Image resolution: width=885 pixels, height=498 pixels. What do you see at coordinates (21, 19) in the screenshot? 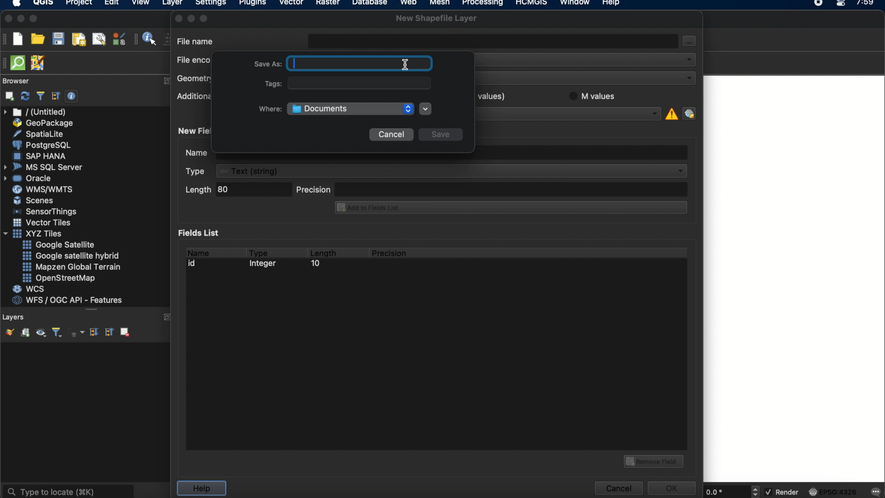
I see `minimize` at bounding box center [21, 19].